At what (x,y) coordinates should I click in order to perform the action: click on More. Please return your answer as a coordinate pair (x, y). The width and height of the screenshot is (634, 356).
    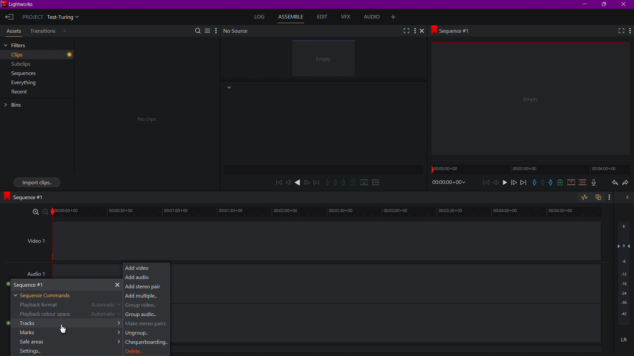
    Looking at the image, I should click on (630, 31).